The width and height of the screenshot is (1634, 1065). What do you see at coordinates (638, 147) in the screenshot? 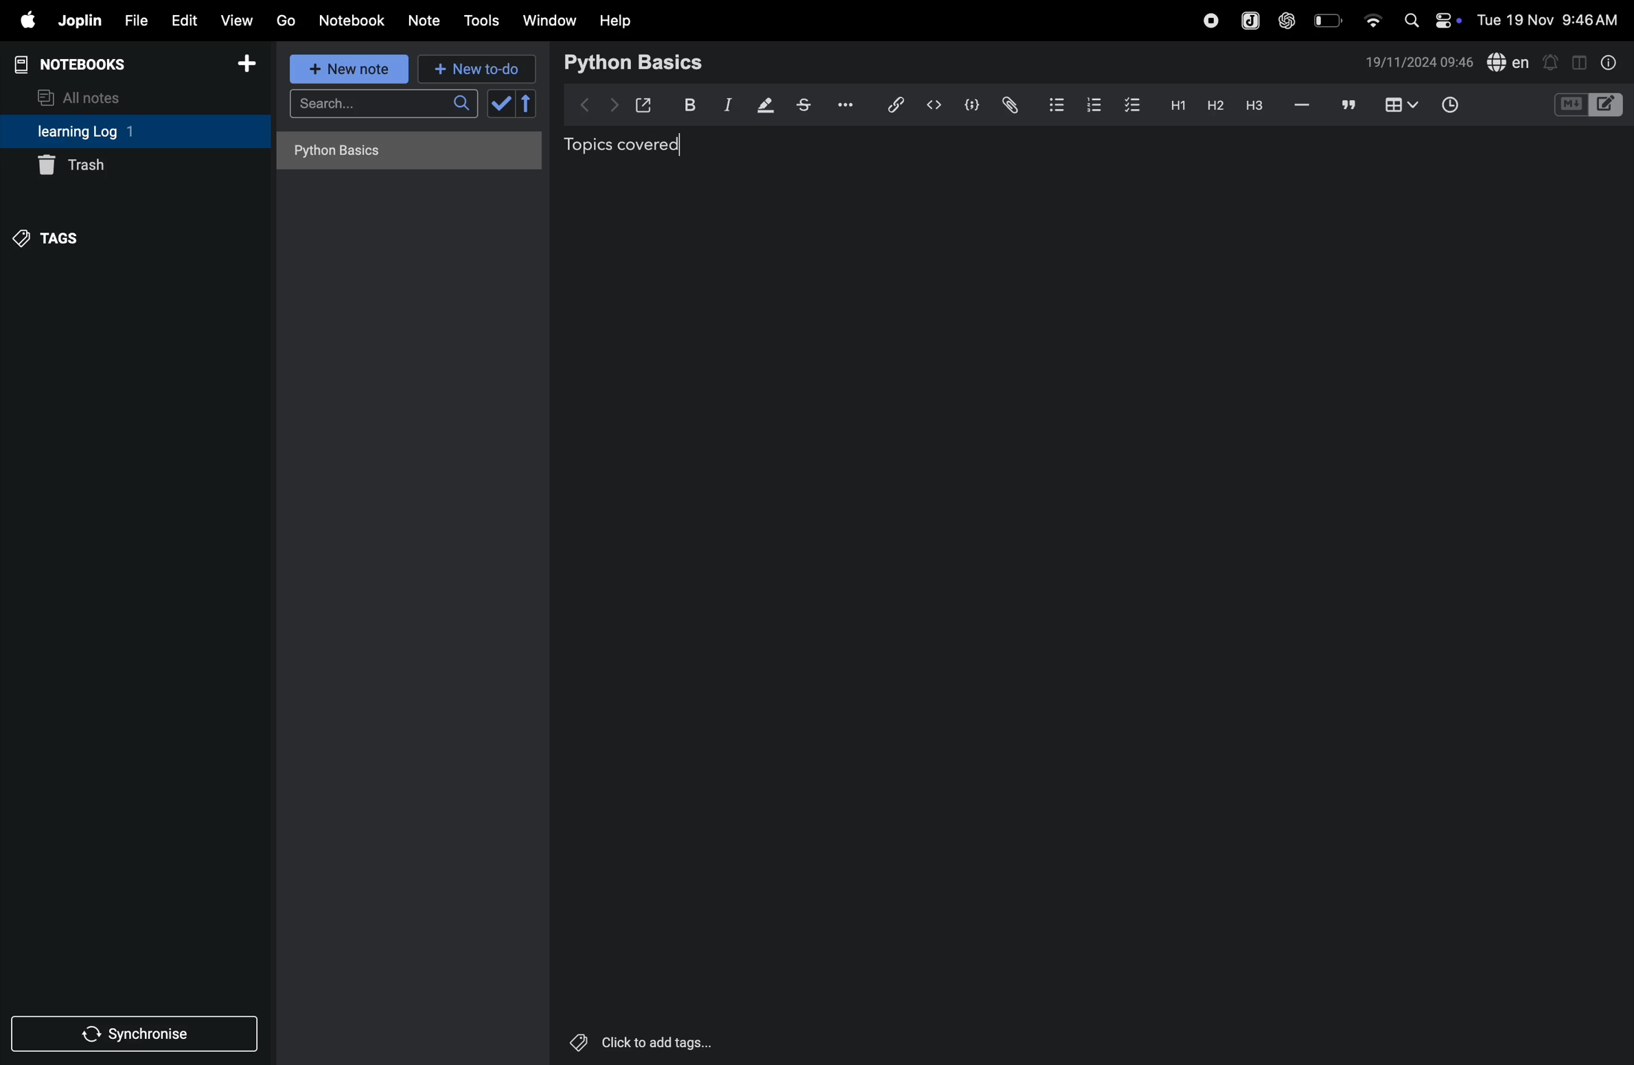
I see `topics covered` at bounding box center [638, 147].